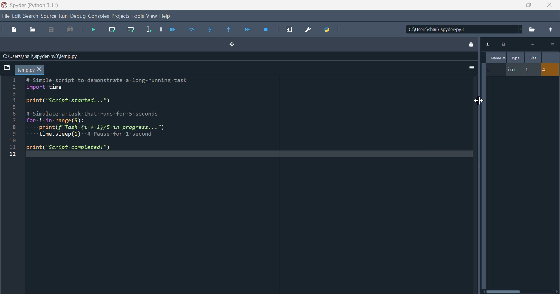  Describe the element at coordinates (550, 58) in the screenshot. I see `Value` at that location.